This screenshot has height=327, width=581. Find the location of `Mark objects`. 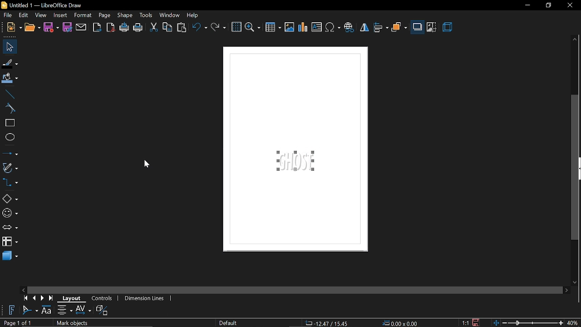

Mark objects is located at coordinates (74, 322).